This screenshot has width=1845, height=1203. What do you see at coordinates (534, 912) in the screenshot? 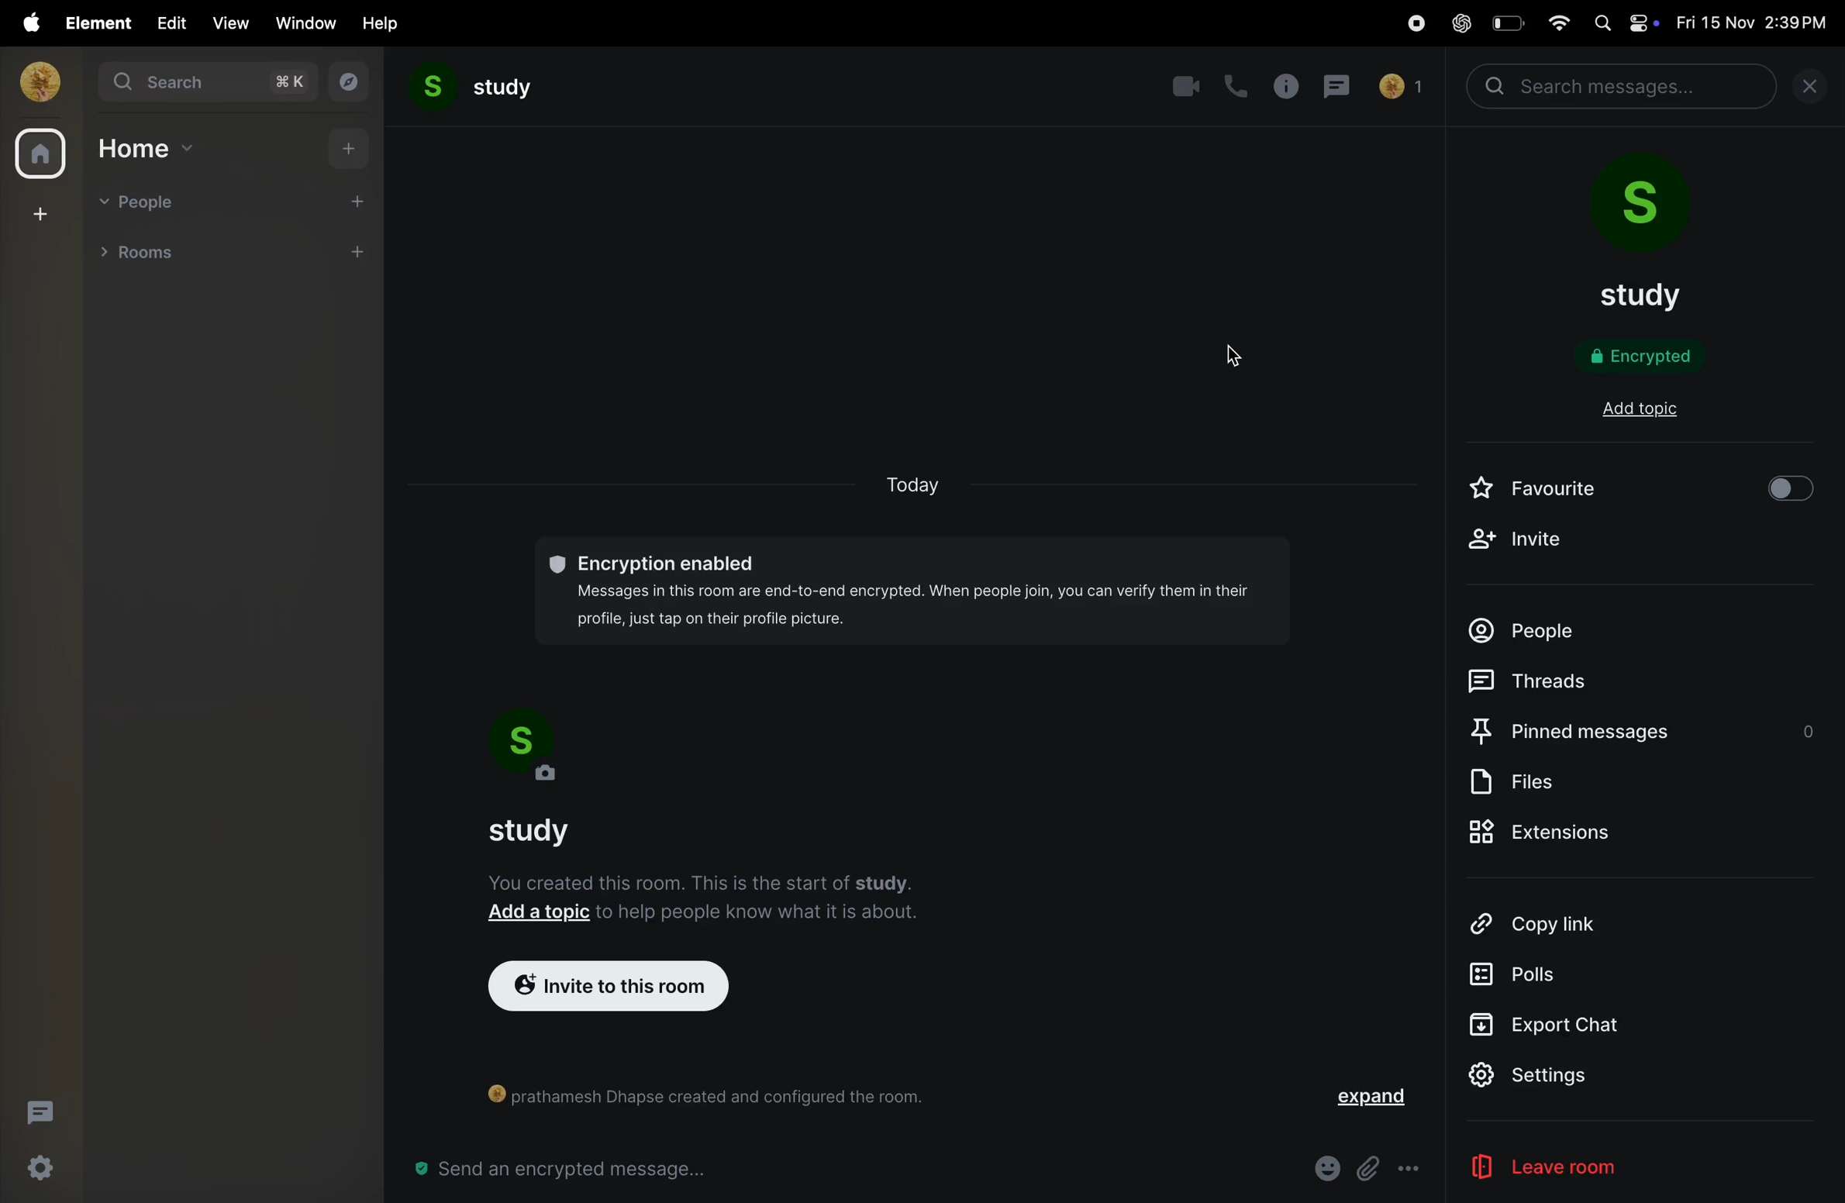
I see `Add a topic` at bounding box center [534, 912].